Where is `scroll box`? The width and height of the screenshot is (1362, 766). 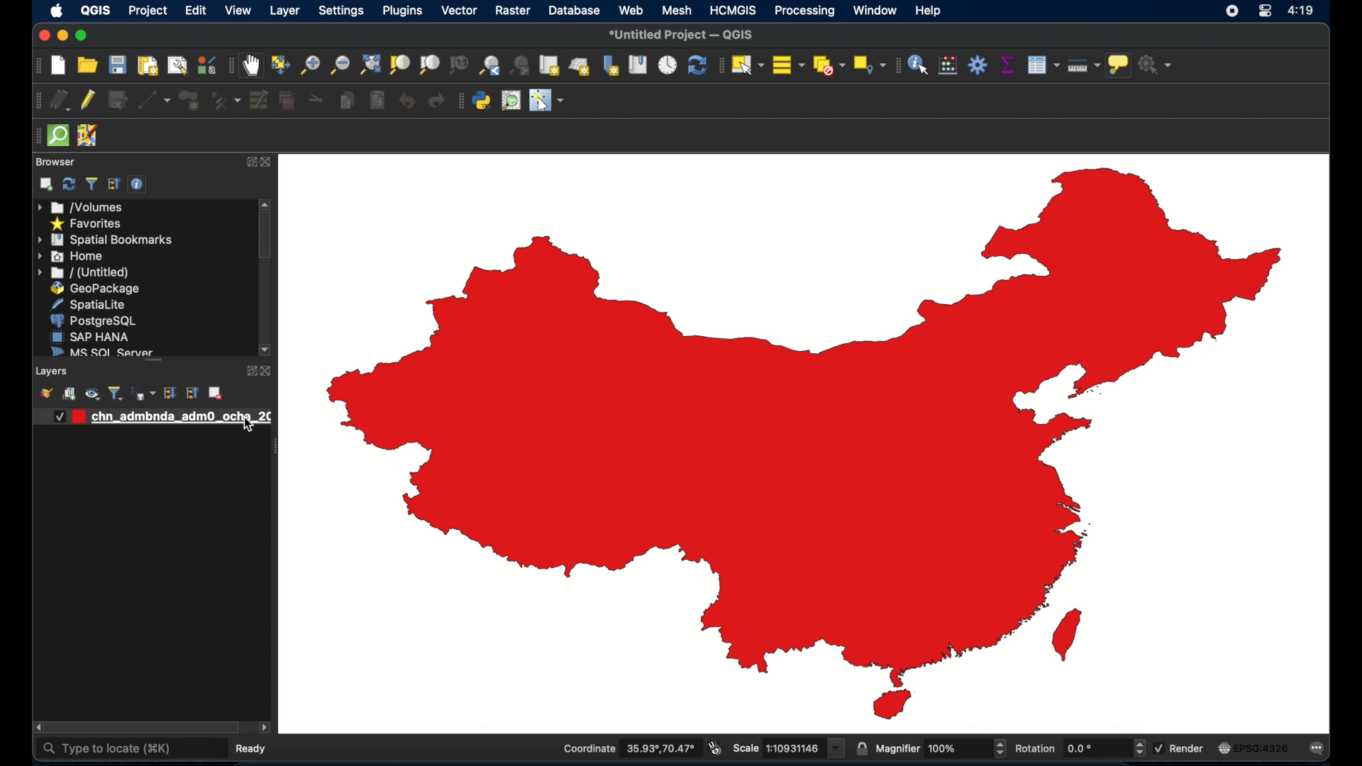 scroll box is located at coordinates (144, 728).